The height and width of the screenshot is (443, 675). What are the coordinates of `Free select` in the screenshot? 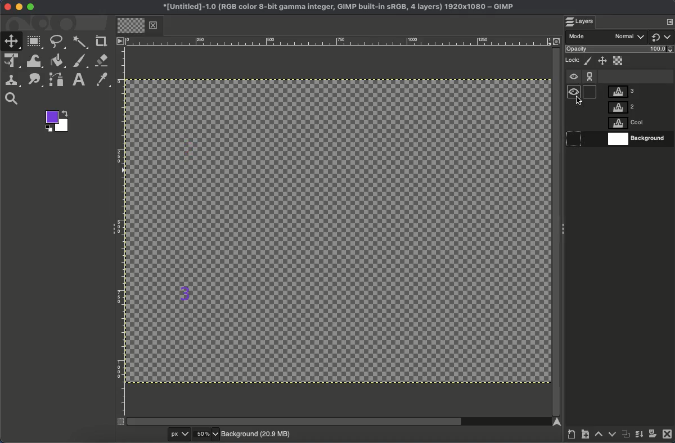 It's located at (60, 42).